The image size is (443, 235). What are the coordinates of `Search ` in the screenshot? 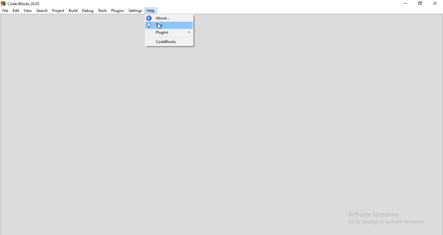 It's located at (42, 11).